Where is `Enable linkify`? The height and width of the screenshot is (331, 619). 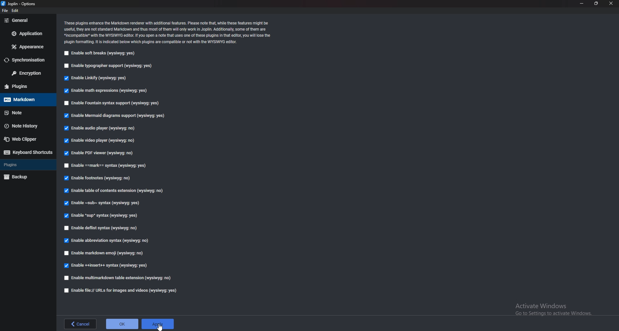 Enable linkify is located at coordinates (98, 78).